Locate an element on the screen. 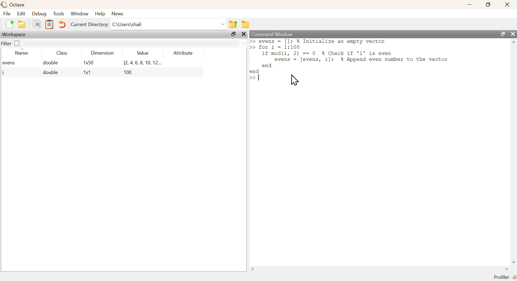 This screenshot has height=281, width=517. copy is located at coordinates (36, 25).